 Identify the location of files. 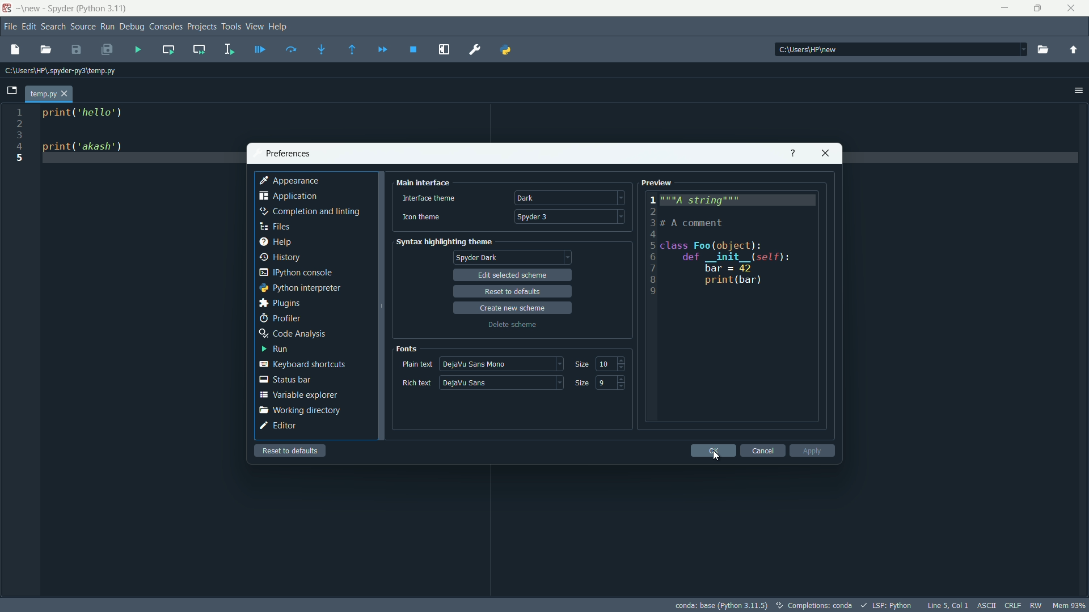
(277, 227).